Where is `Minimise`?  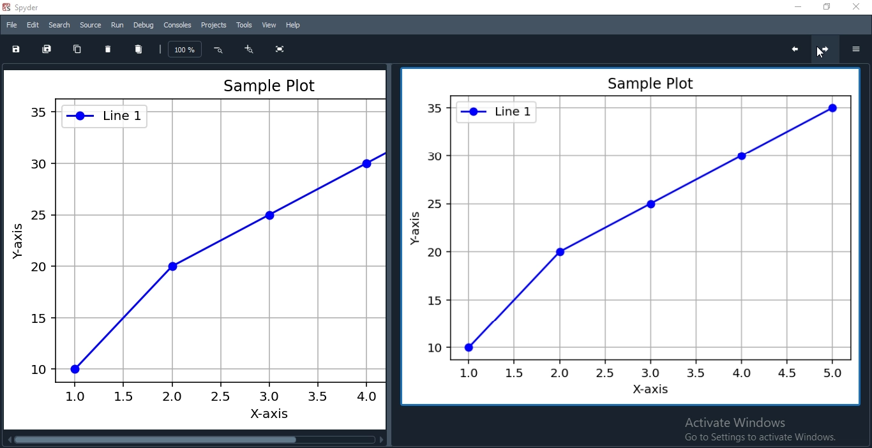 Minimise is located at coordinates (791, 7).